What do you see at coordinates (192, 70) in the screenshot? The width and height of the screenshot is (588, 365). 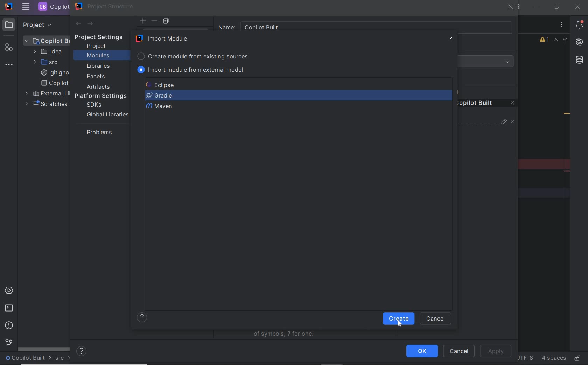 I see `IMPORT MODULE FROM EXTERNAL MODEL` at bounding box center [192, 70].